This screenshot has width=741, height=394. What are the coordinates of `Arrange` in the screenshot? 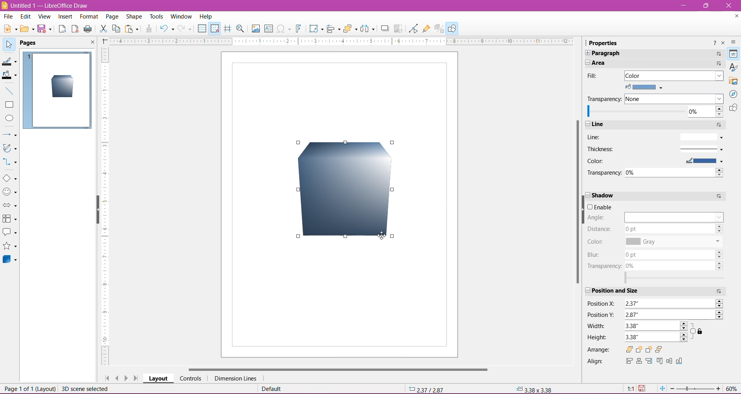 It's located at (350, 29).